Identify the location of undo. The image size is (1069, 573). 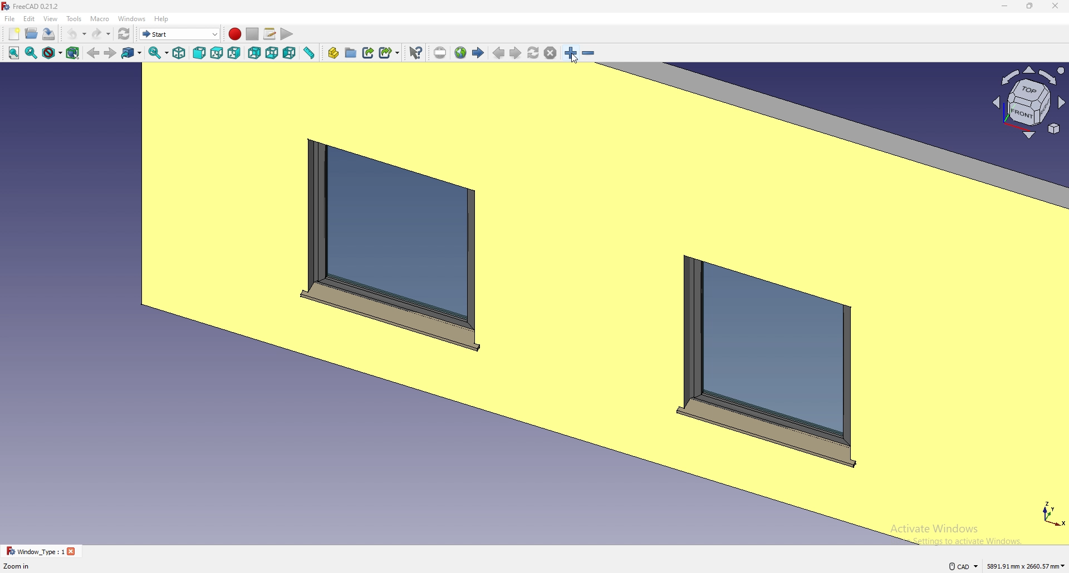
(75, 34).